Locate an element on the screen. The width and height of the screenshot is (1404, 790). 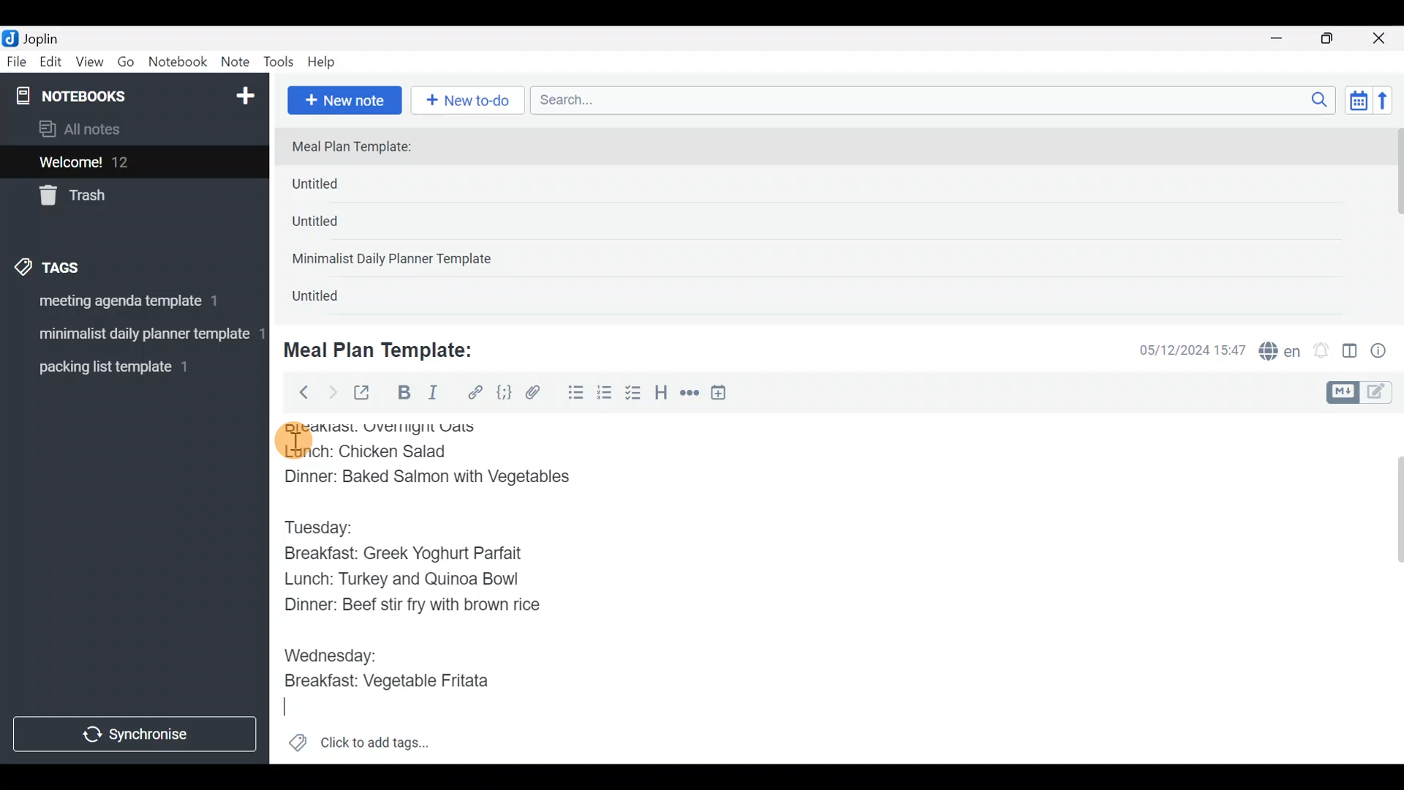
Untitled is located at coordinates (339, 187).